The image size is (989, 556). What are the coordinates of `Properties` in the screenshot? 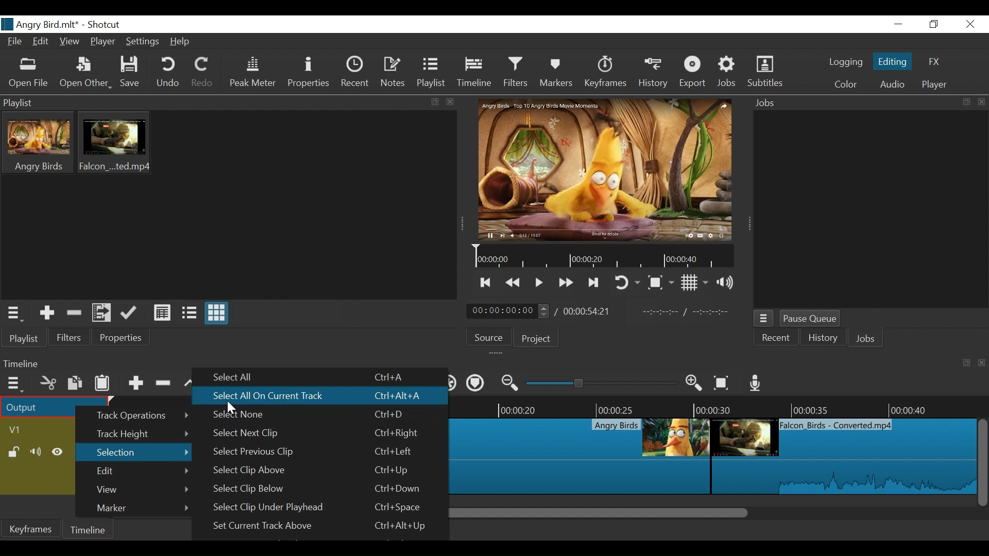 It's located at (119, 338).